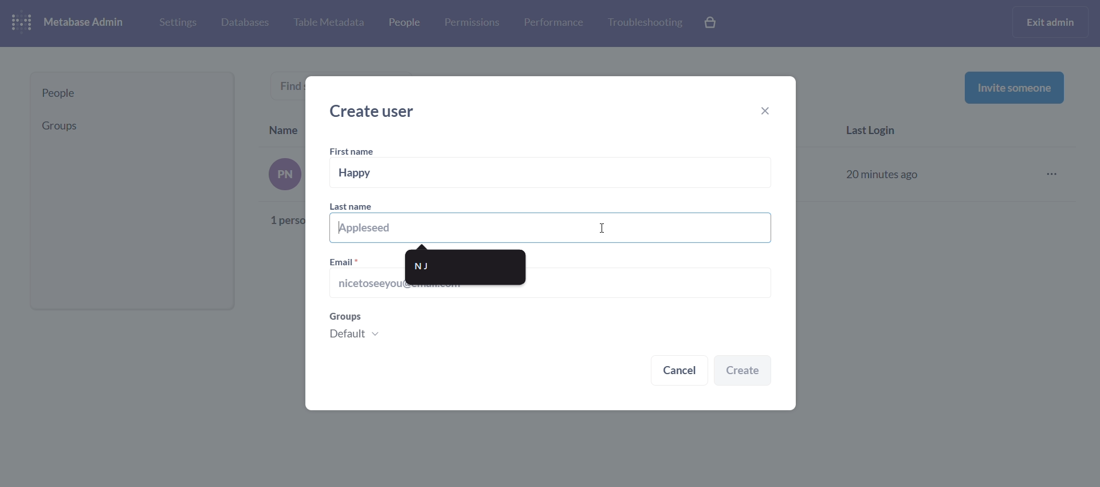  Describe the element at coordinates (345, 261) in the screenshot. I see `email` at that location.